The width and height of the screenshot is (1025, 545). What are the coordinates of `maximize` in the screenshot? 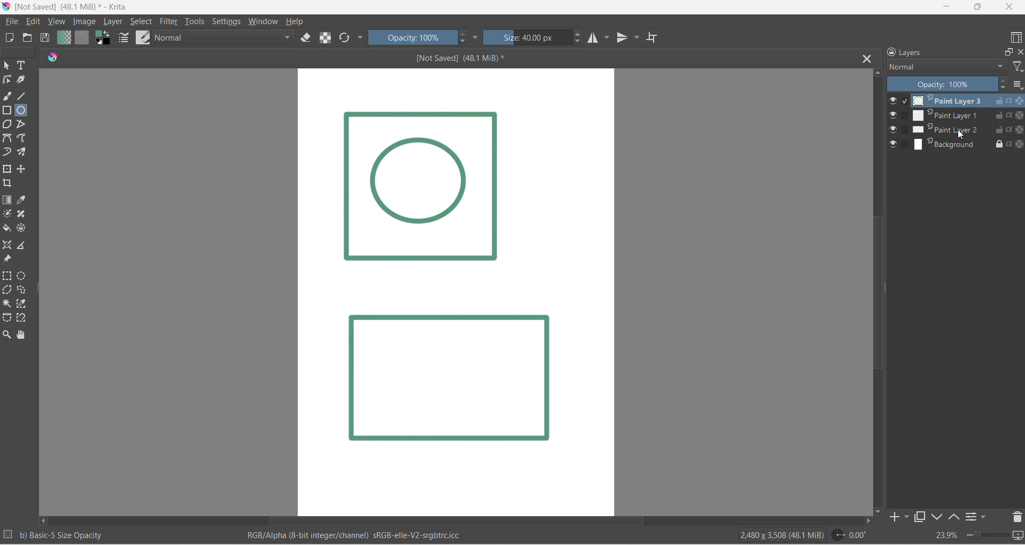 It's located at (979, 8).